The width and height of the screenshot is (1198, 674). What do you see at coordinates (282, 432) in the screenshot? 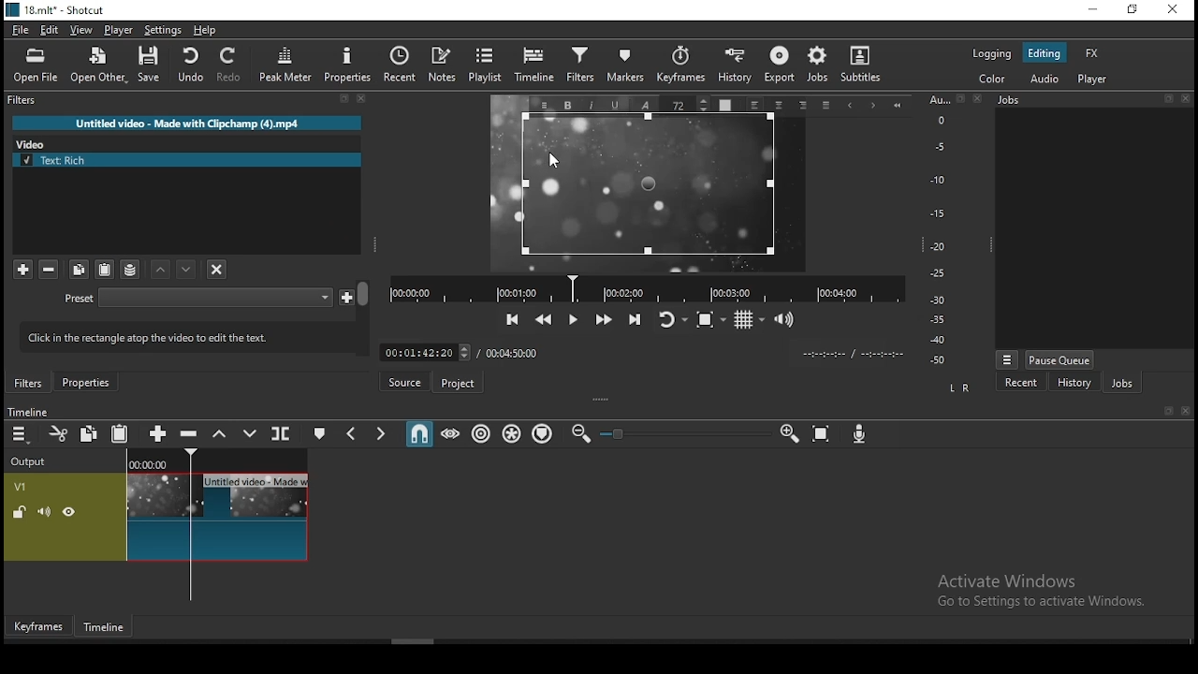
I see `split at playhead` at bounding box center [282, 432].